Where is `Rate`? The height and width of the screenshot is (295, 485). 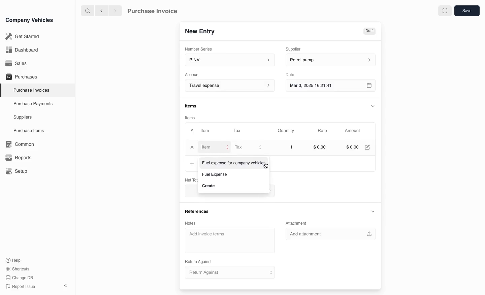 Rate is located at coordinates (323, 131).